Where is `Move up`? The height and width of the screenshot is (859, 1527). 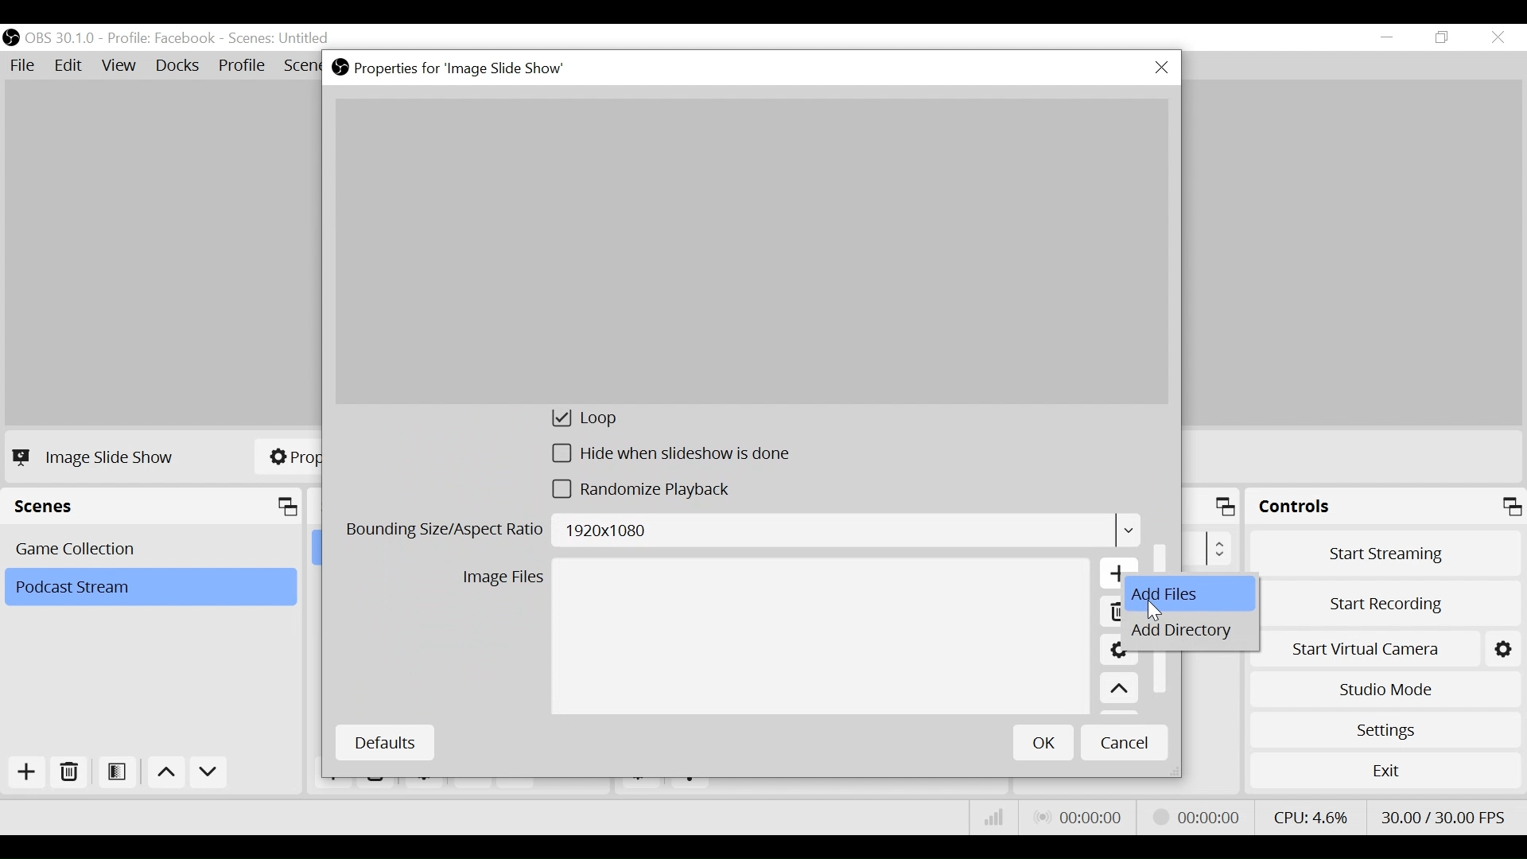
Move up is located at coordinates (1119, 690).